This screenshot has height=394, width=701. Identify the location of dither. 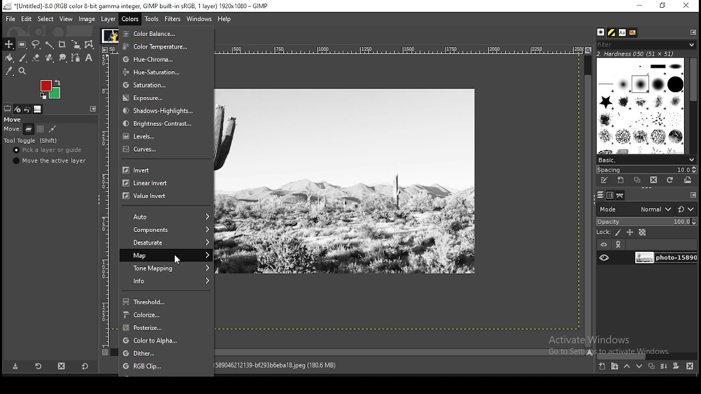
(166, 354).